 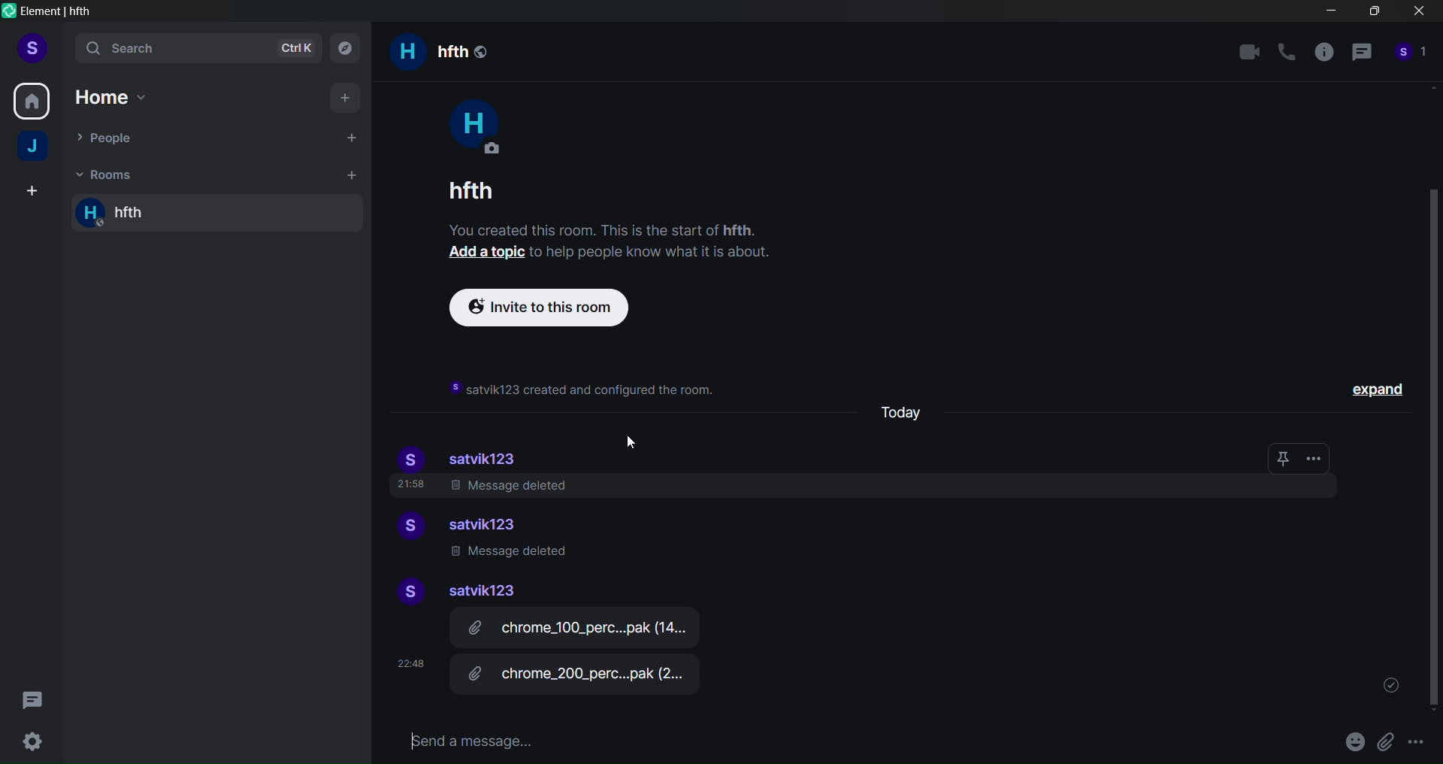 I want to click on room name, so click(x=135, y=214).